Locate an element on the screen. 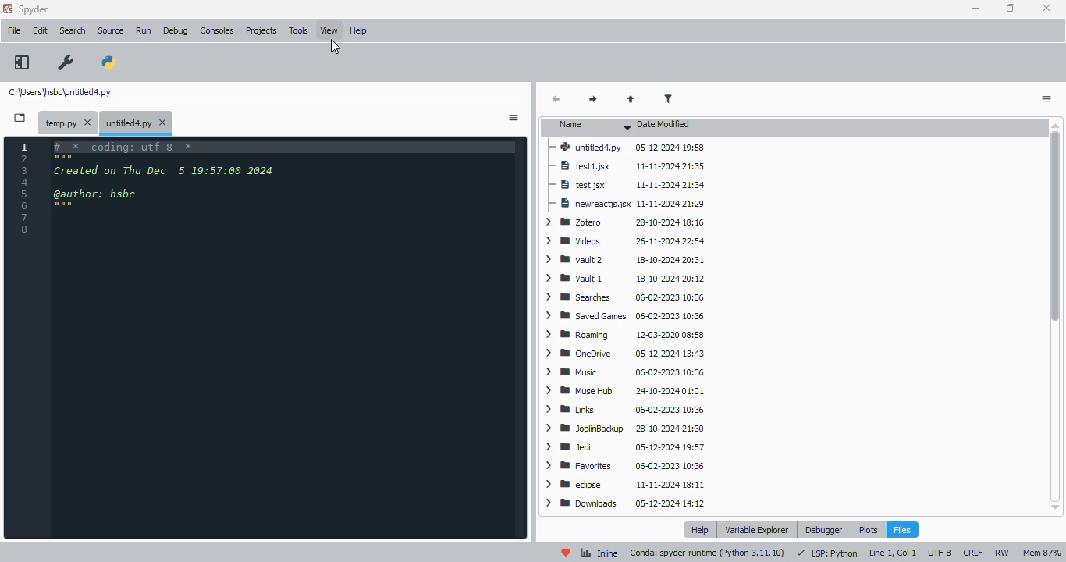 The image size is (1066, 562). run is located at coordinates (144, 30).